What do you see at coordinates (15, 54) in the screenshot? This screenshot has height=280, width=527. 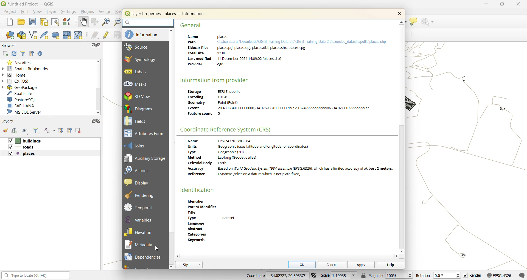 I see `refresh` at bounding box center [15, 54].